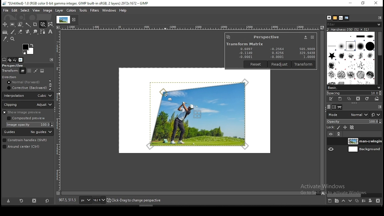  What do you see at coordinates (63, 19) in the screenshot?
I see `tab` at bounding box center [63, 19].